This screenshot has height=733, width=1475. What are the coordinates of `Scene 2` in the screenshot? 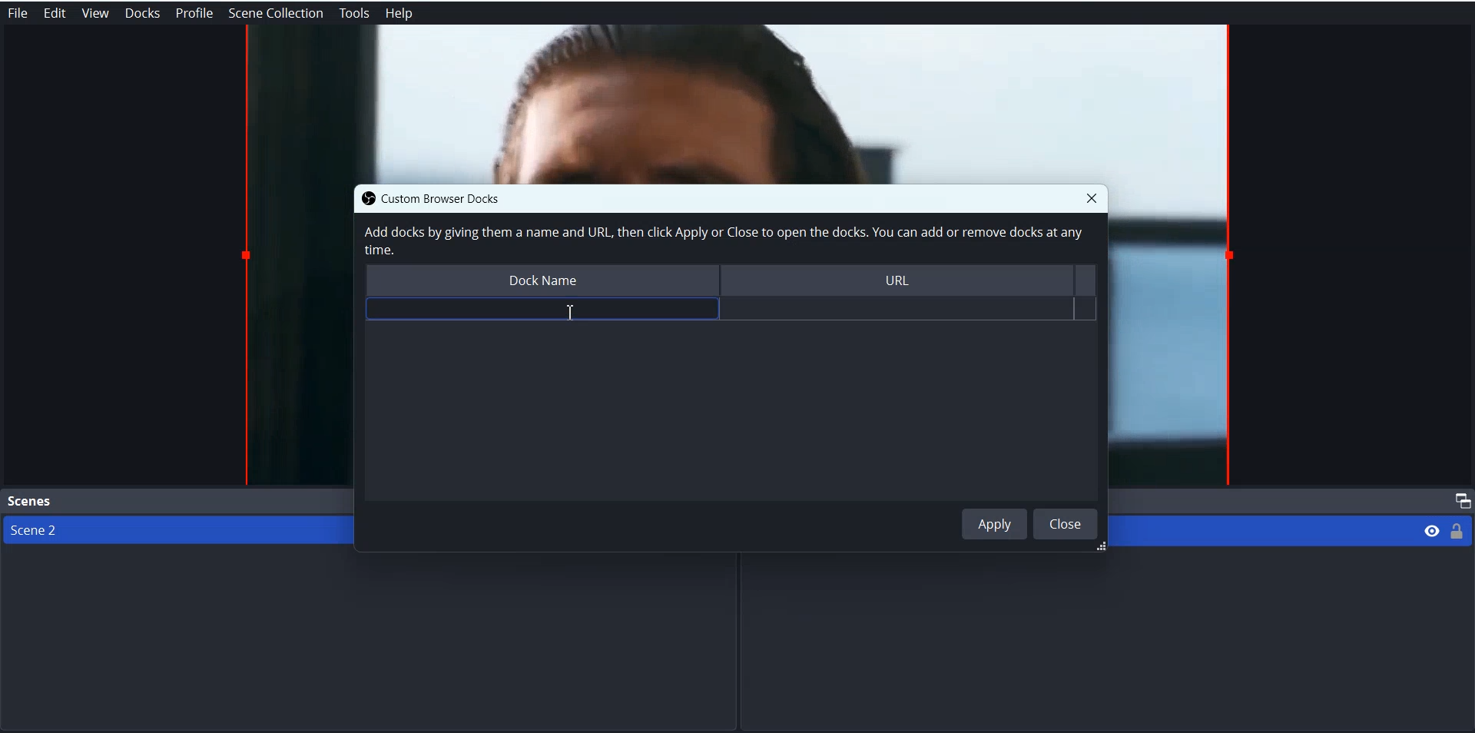 It's located at (170, 530).